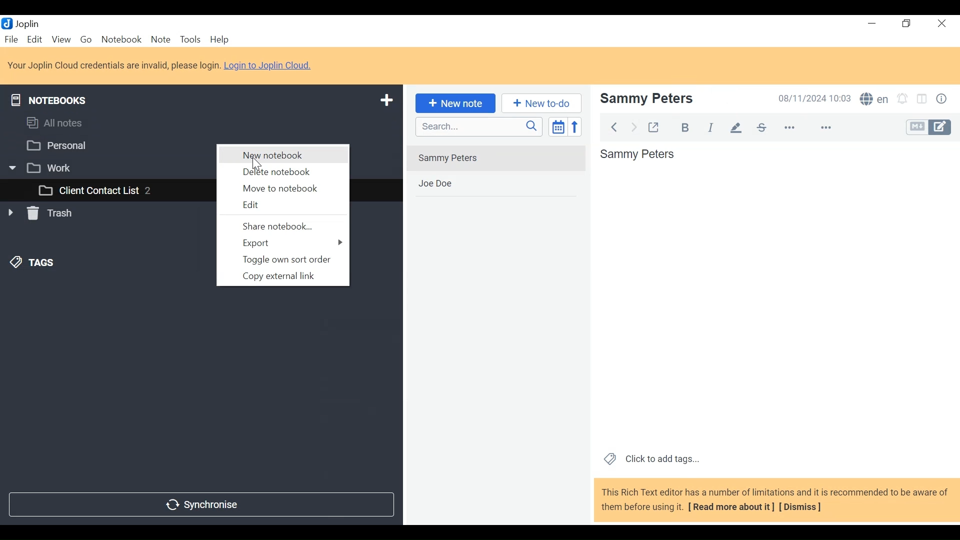 This screenshot has height=540, width=960. I want to click on Strikethrough, so click(760, 127).